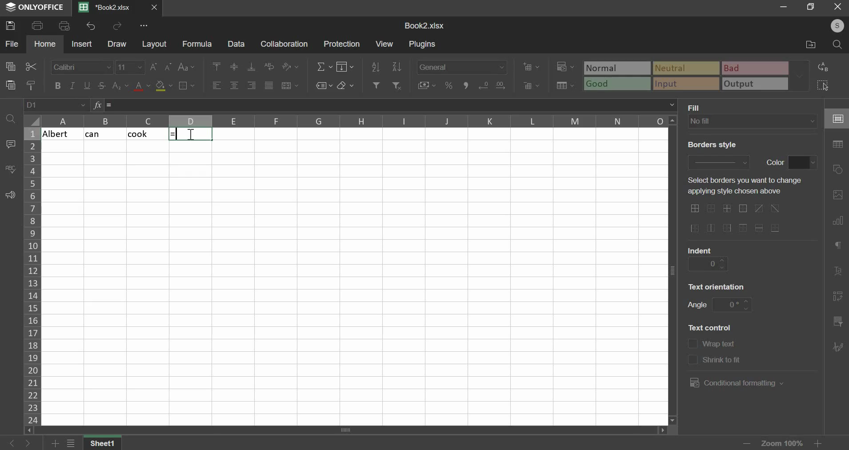 This screenshot has width=849, height=450. I want to click on select, so click(828, 85).